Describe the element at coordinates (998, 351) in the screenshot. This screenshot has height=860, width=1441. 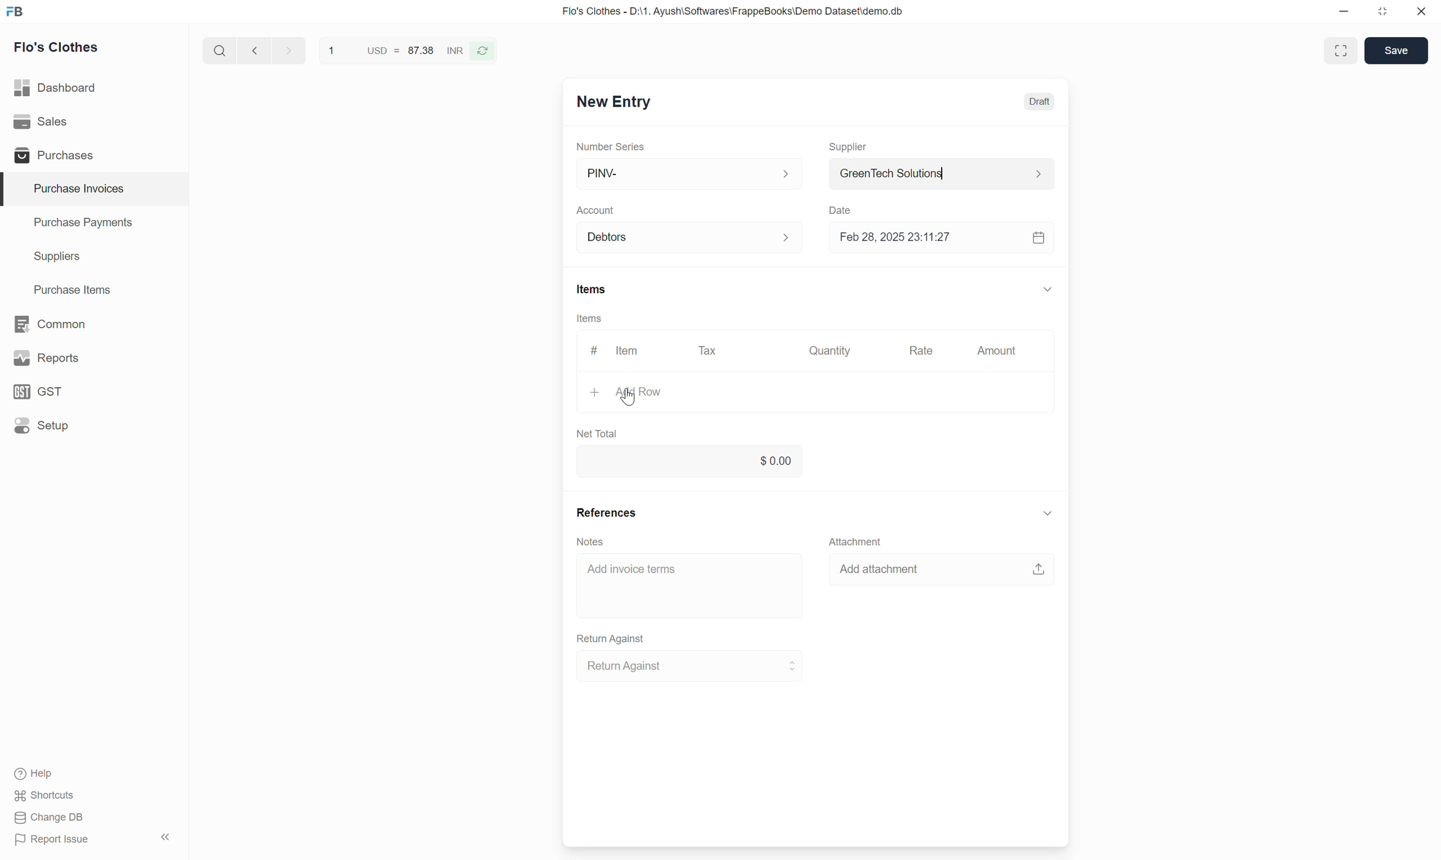
I see `Amount` at that location.